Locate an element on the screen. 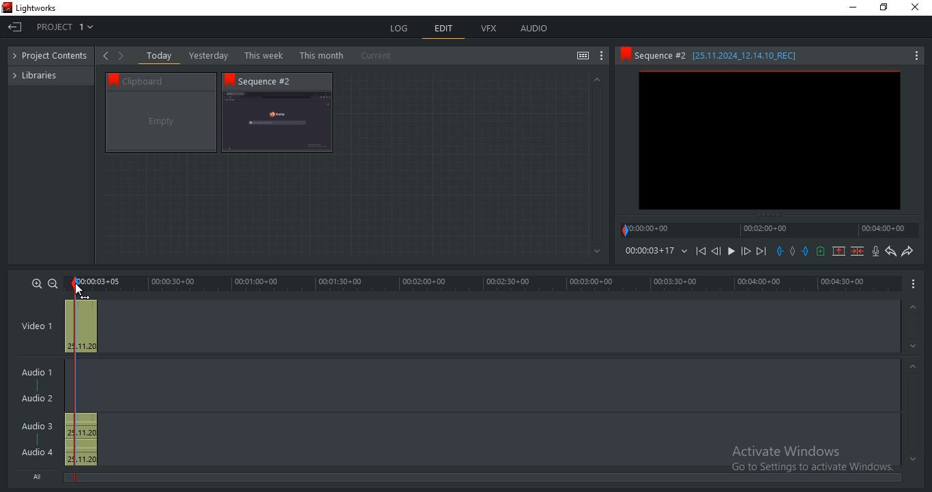 Image resolution: width=932 pixels, height=492 pixels. mark out is located at coordinates (806, 251).